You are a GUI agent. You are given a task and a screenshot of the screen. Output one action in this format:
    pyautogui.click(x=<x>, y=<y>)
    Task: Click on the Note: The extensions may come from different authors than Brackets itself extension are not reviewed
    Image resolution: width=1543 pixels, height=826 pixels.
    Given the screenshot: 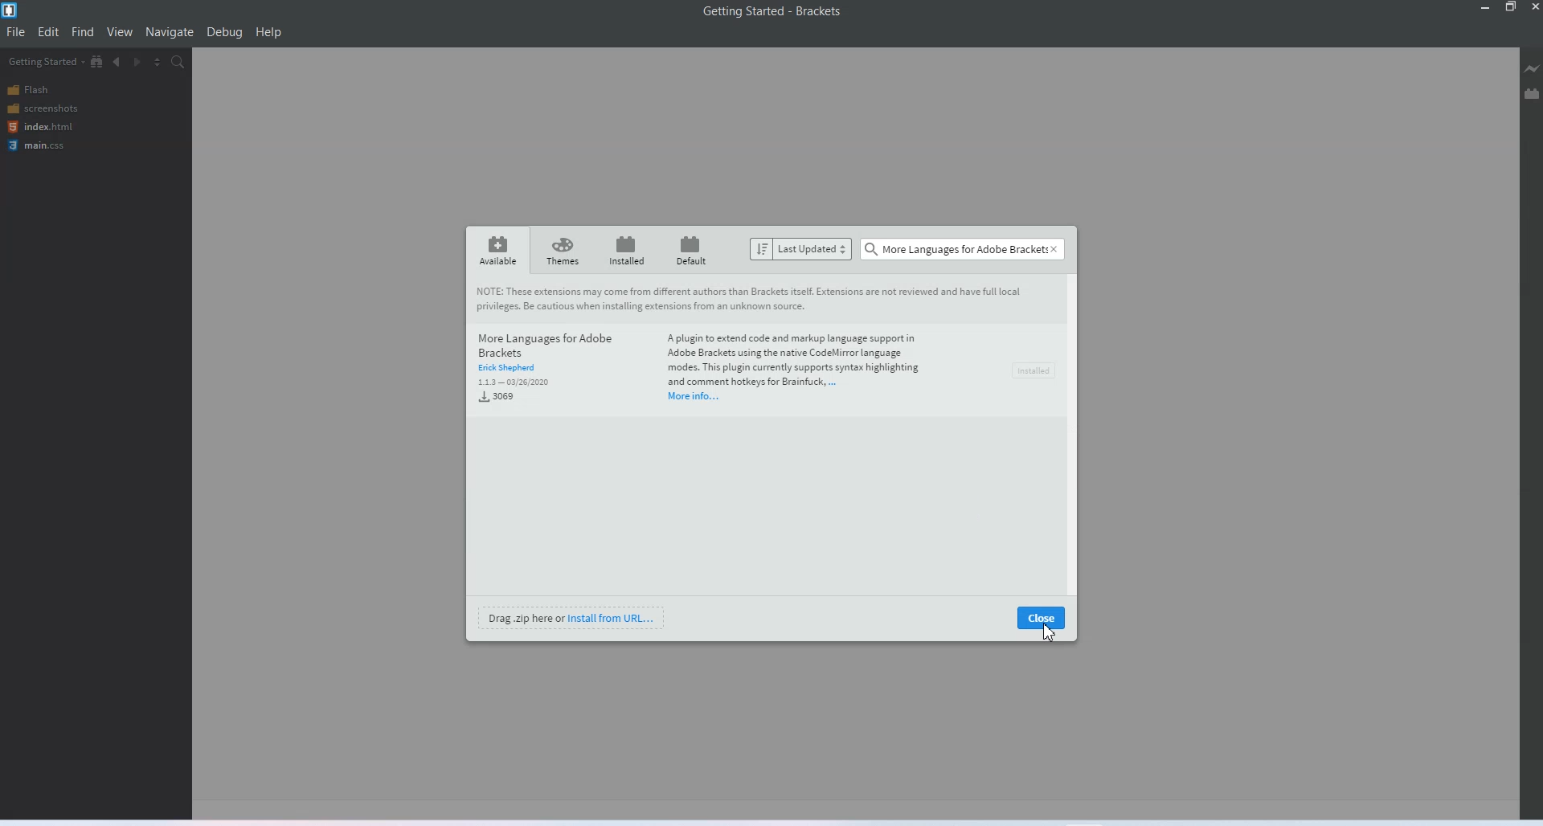 What is the action you would take?
    pyautogui.click(x=755, y=301)
    